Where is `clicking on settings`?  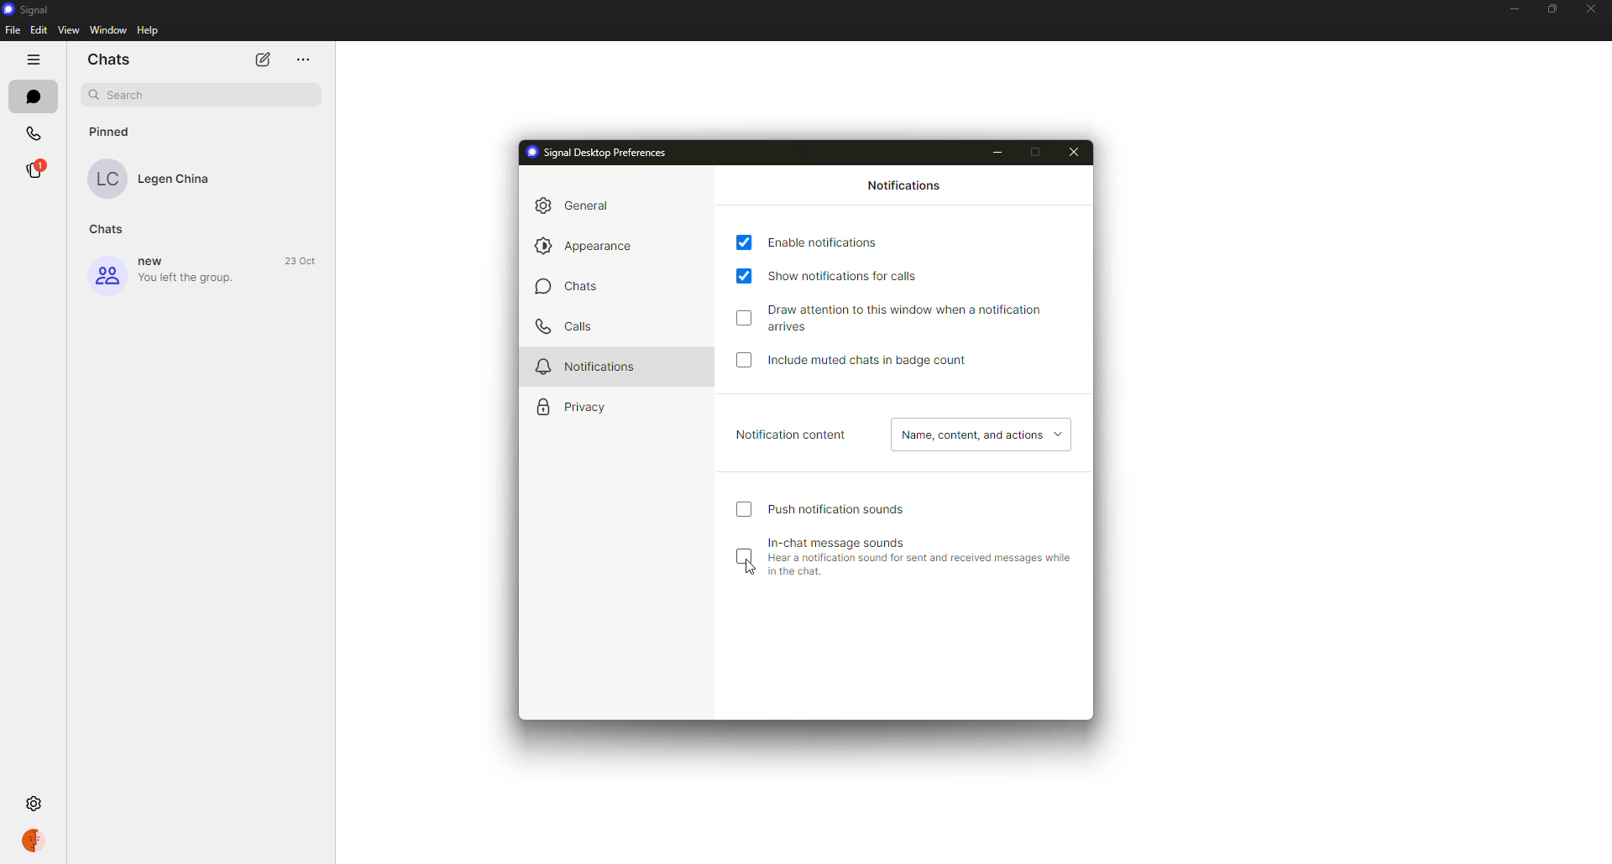
clicking on settings is located at coordinates (34, 804).